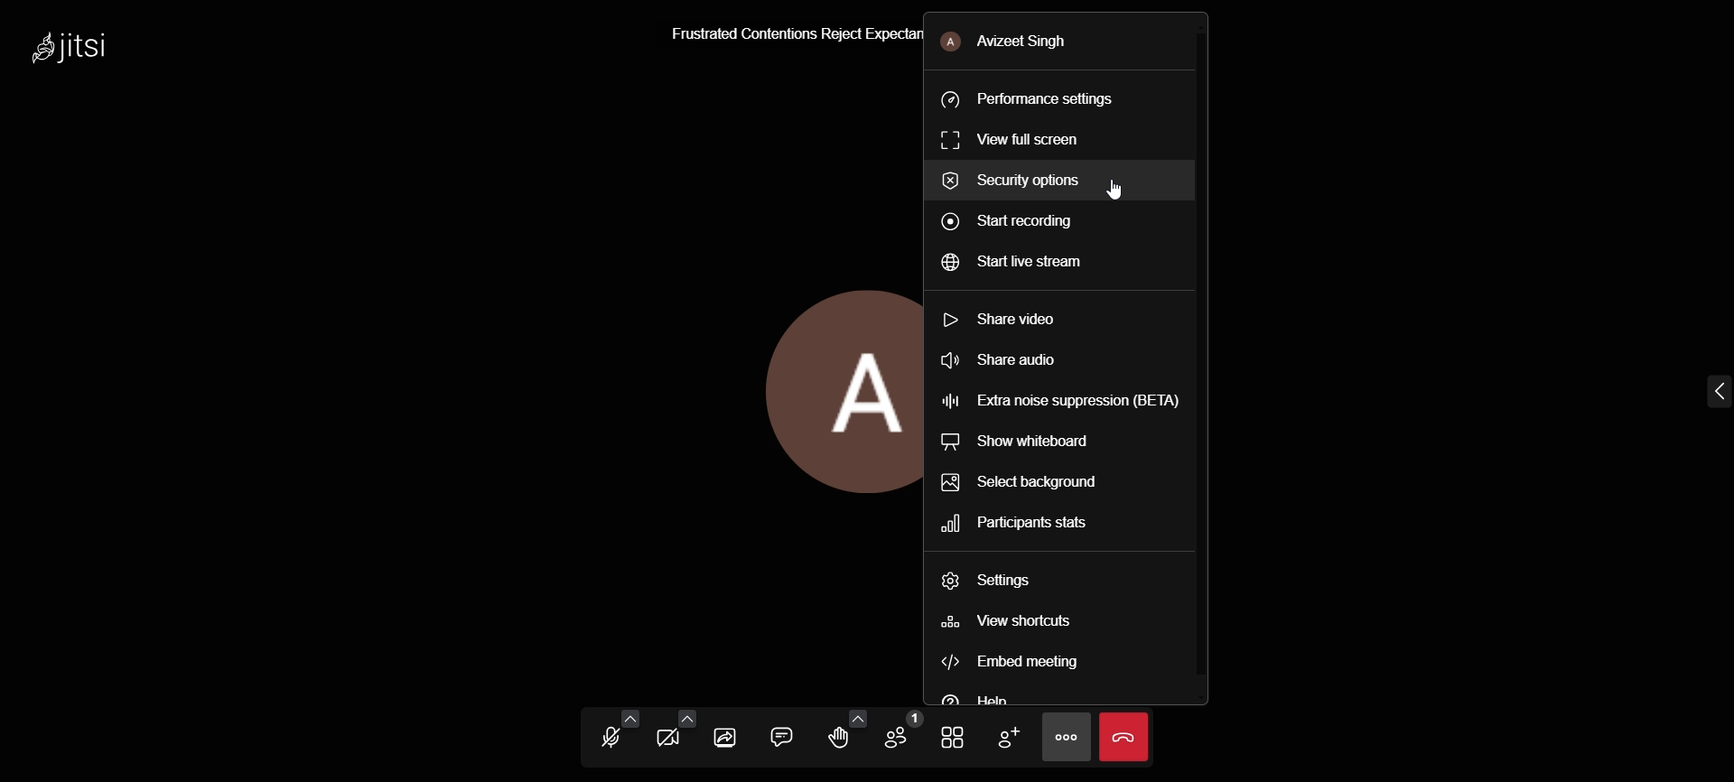 This screenshot has height=782, width=1734. Describe the element at coordinates (977, 696) in the screenshot. I see `help` at that location.